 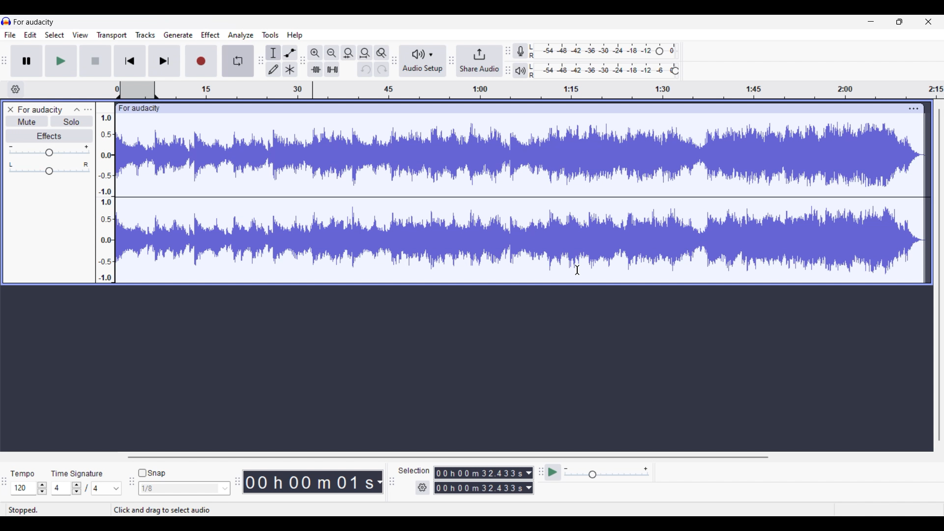 What do you see at coordinates (10, 35) in the screenshot?
I see `File menu` at bounding box center [10, 35].